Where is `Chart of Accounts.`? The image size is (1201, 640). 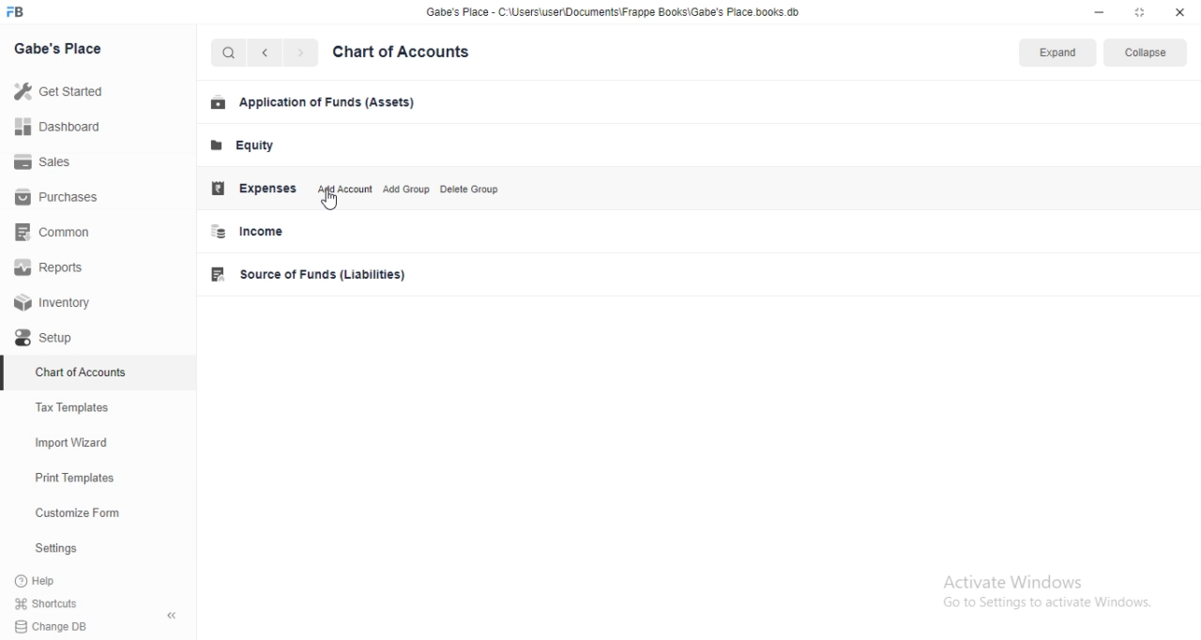 Chart of Accounts. is located at coordinates (81, 369).